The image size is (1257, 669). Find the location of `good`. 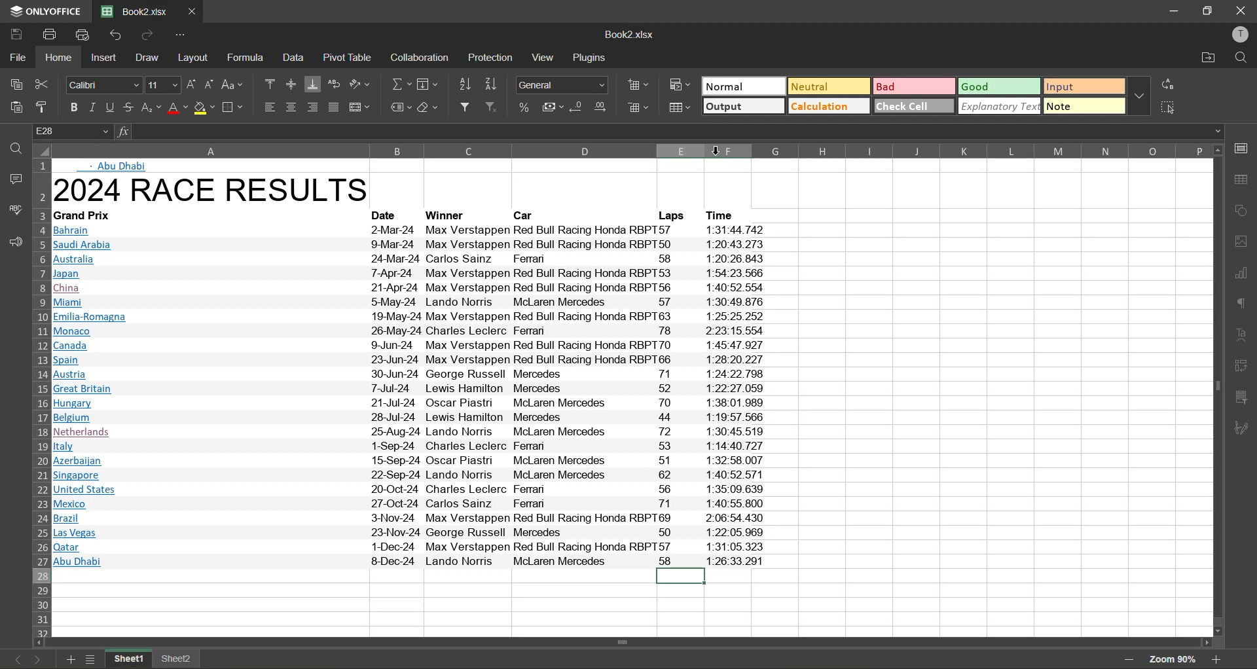

good is located at coordinates (998, 87).